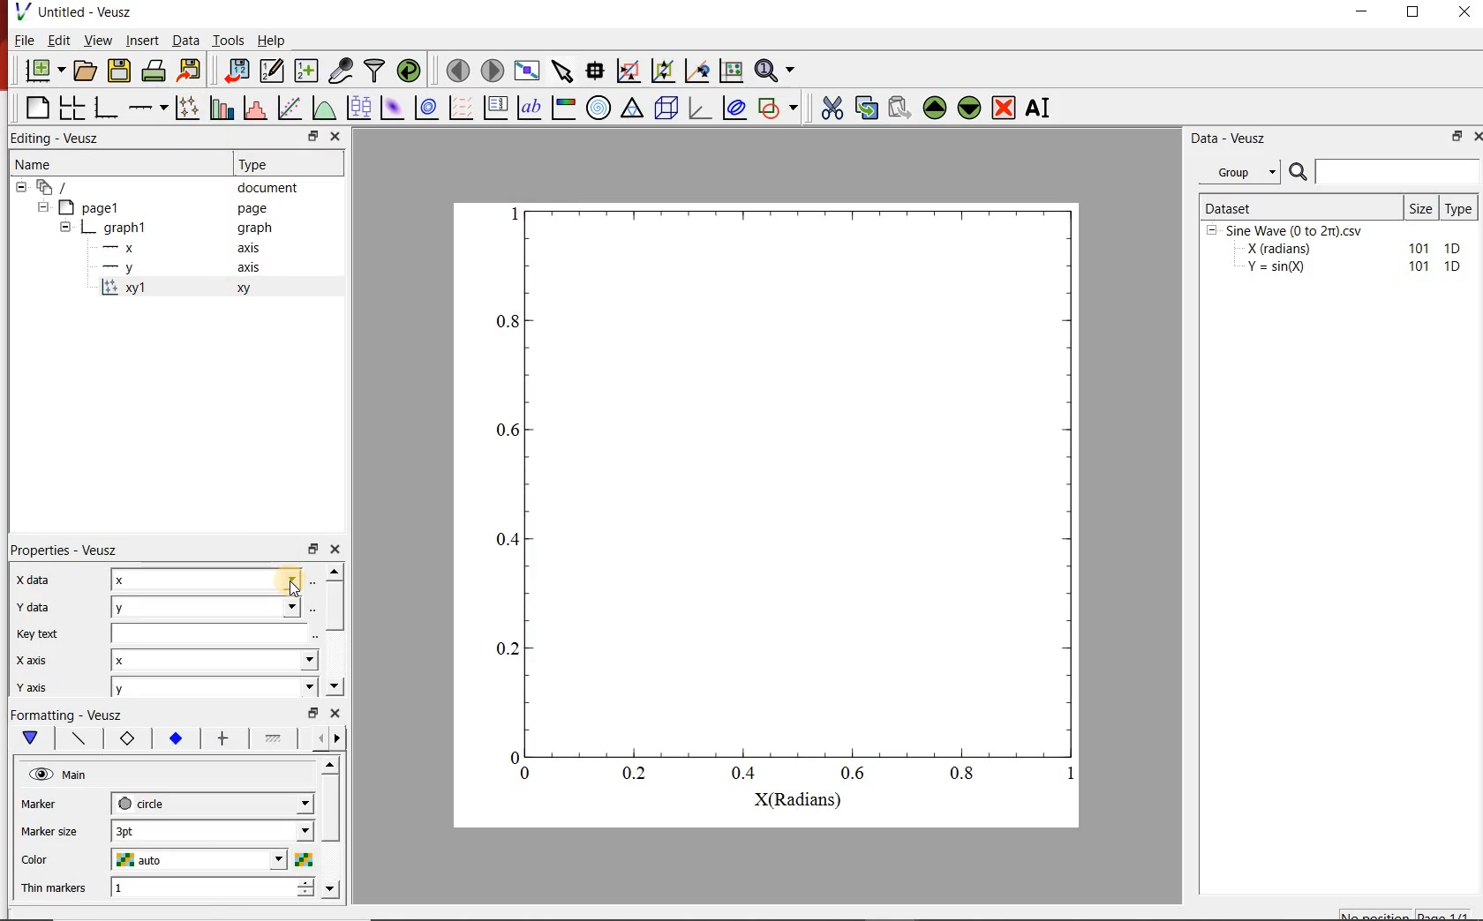 This screenshot has width=1483, height=921. Describe the element at coordinates (212, 861) in the screenshot. I see `auto` at that location.